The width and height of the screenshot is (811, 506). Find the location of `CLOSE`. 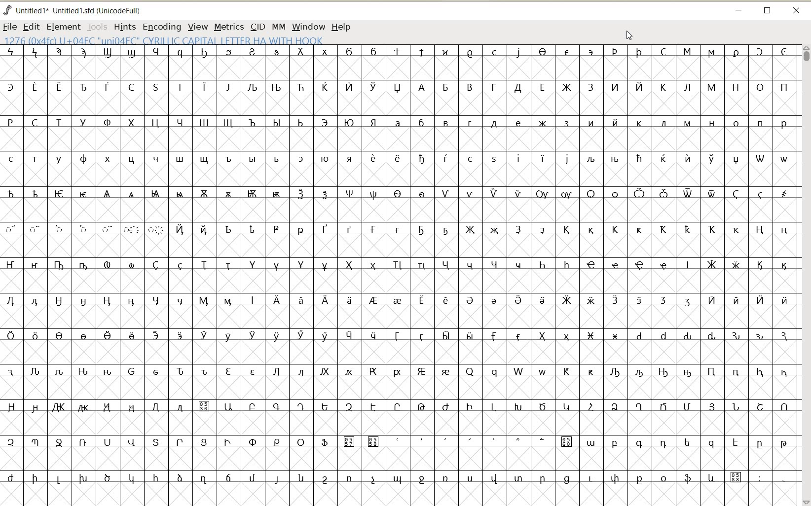

CLOSE is located at coordinates (798, 11).